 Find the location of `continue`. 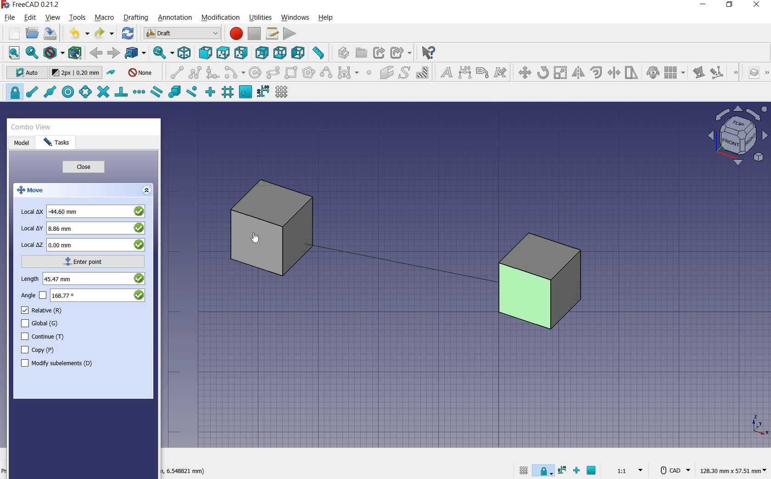

continue is located at coordinates (43, 336).